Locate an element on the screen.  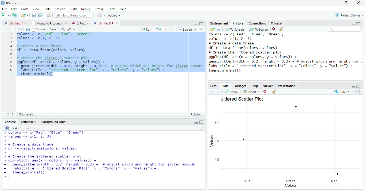
cursor is located at coordinates (50, 38).